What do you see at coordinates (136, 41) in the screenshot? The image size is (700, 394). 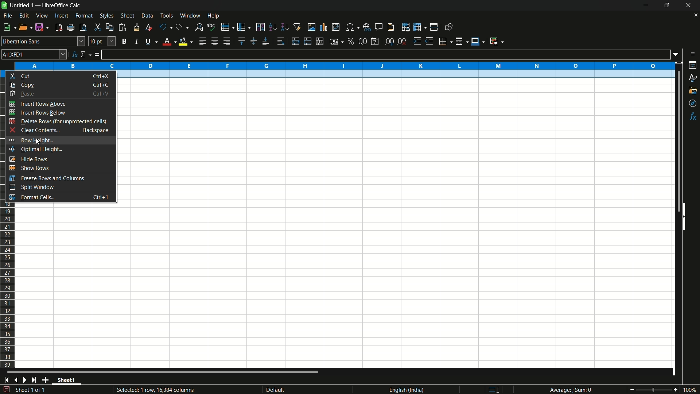 I see `italic` at bounding box center [136, 41].